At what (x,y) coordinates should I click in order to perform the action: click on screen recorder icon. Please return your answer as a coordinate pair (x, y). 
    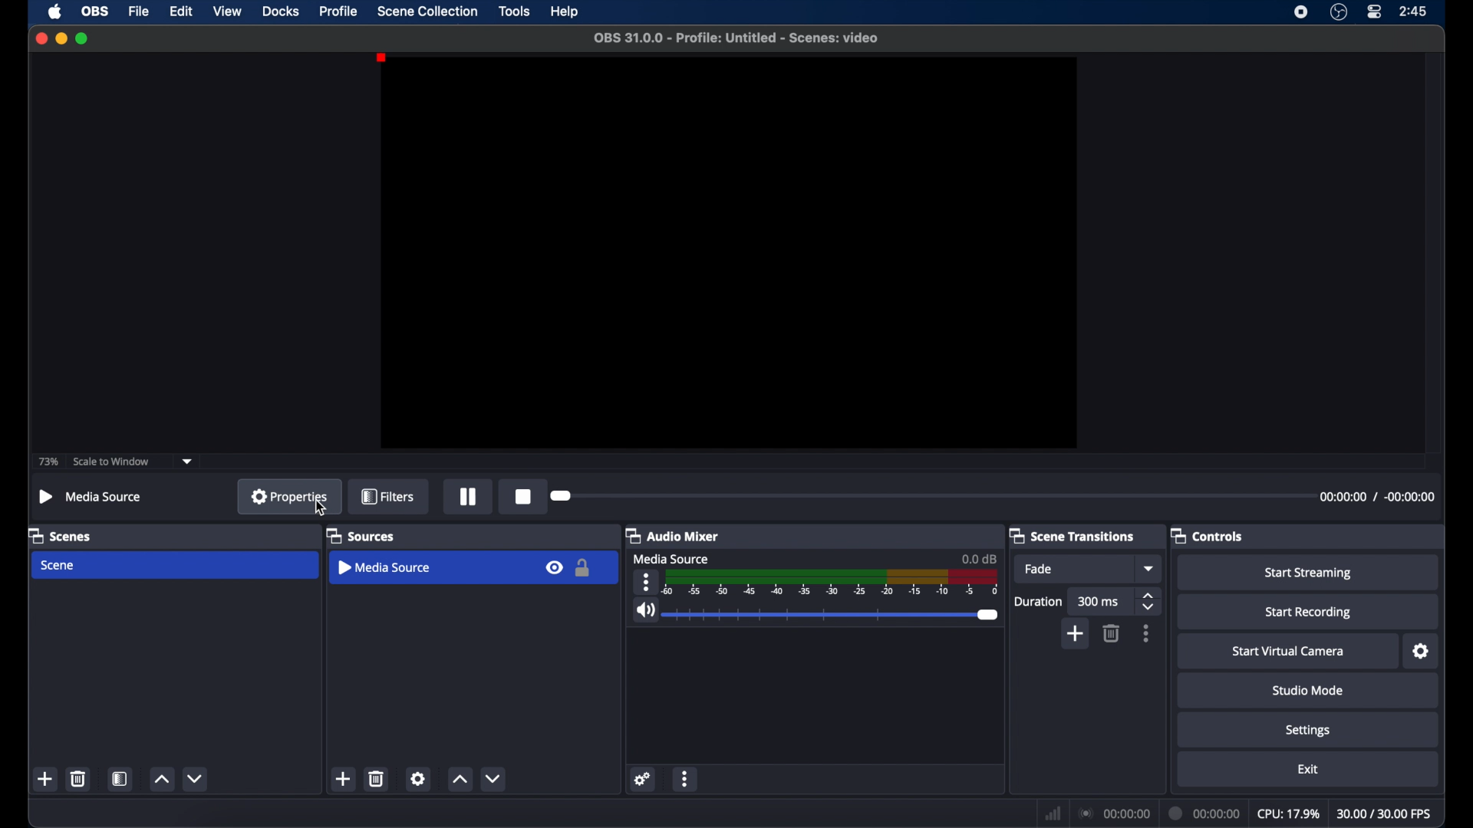
    Looking at the image, I should click on (1301, 11).